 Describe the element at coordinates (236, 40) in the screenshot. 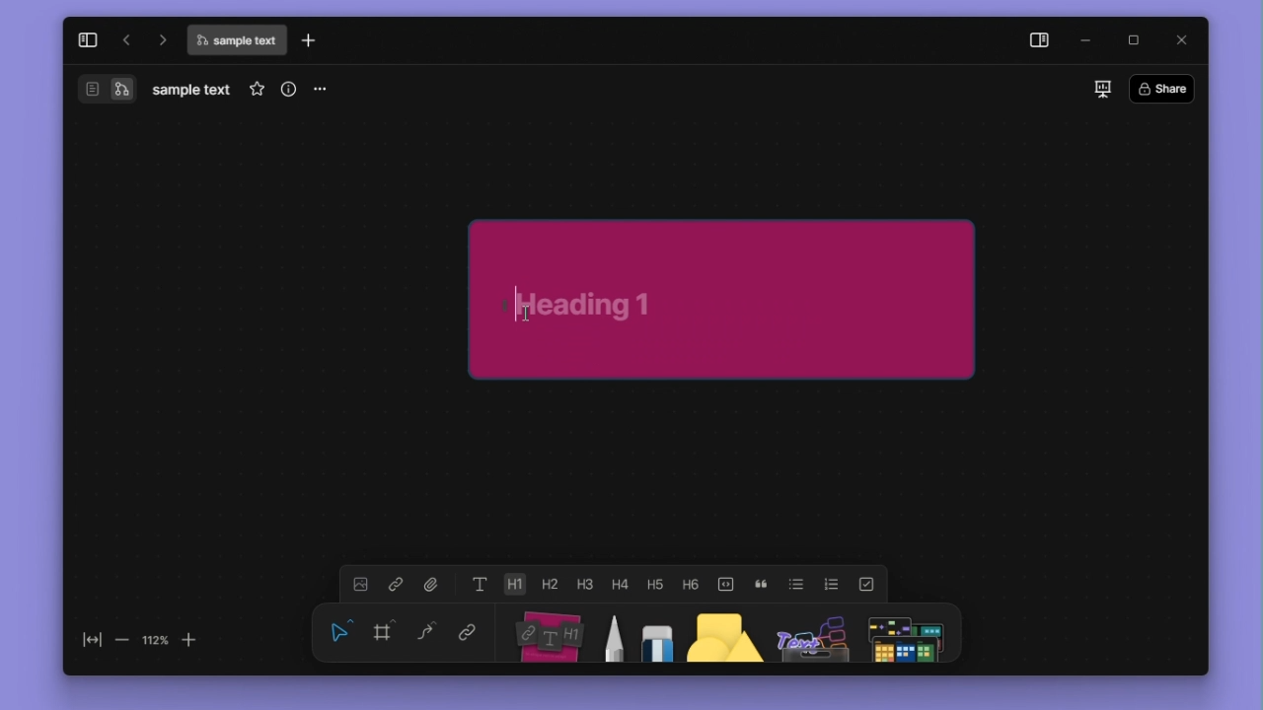

I see `file name` at that location.